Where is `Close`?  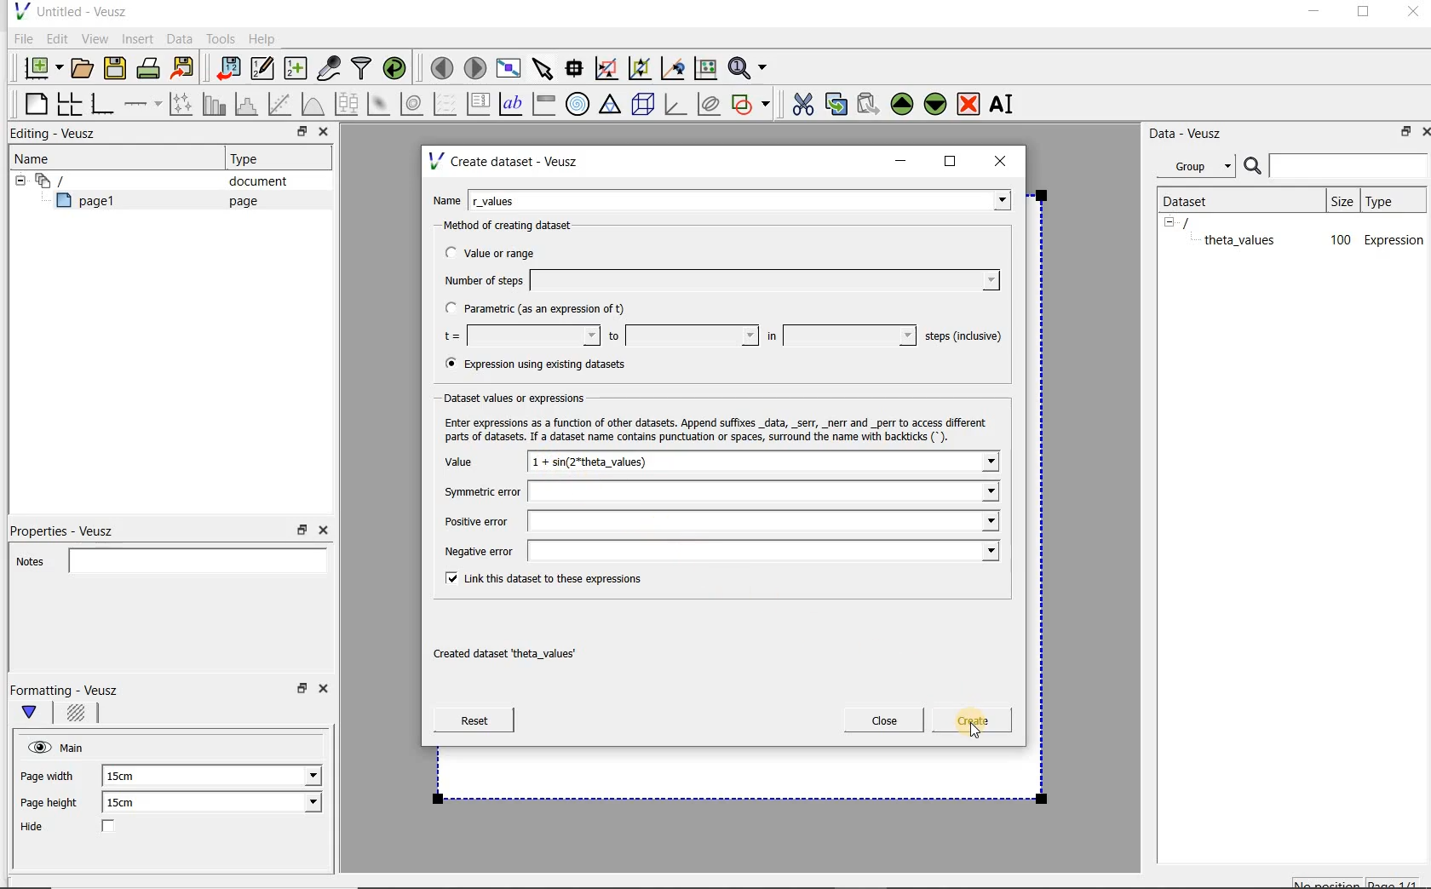
Close is located at coordinates (322, 531).